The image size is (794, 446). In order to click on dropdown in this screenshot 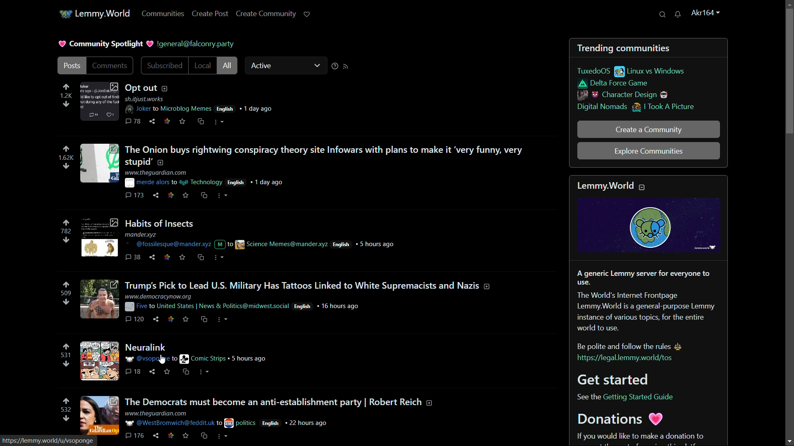, I will do `click(318, 66)`.